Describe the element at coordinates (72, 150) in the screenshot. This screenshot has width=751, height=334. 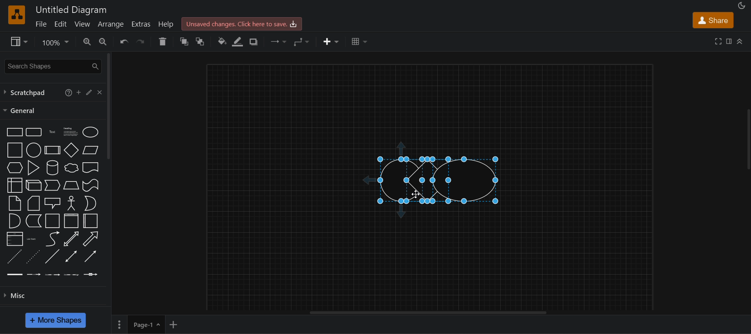
I see `diamond` at that location.